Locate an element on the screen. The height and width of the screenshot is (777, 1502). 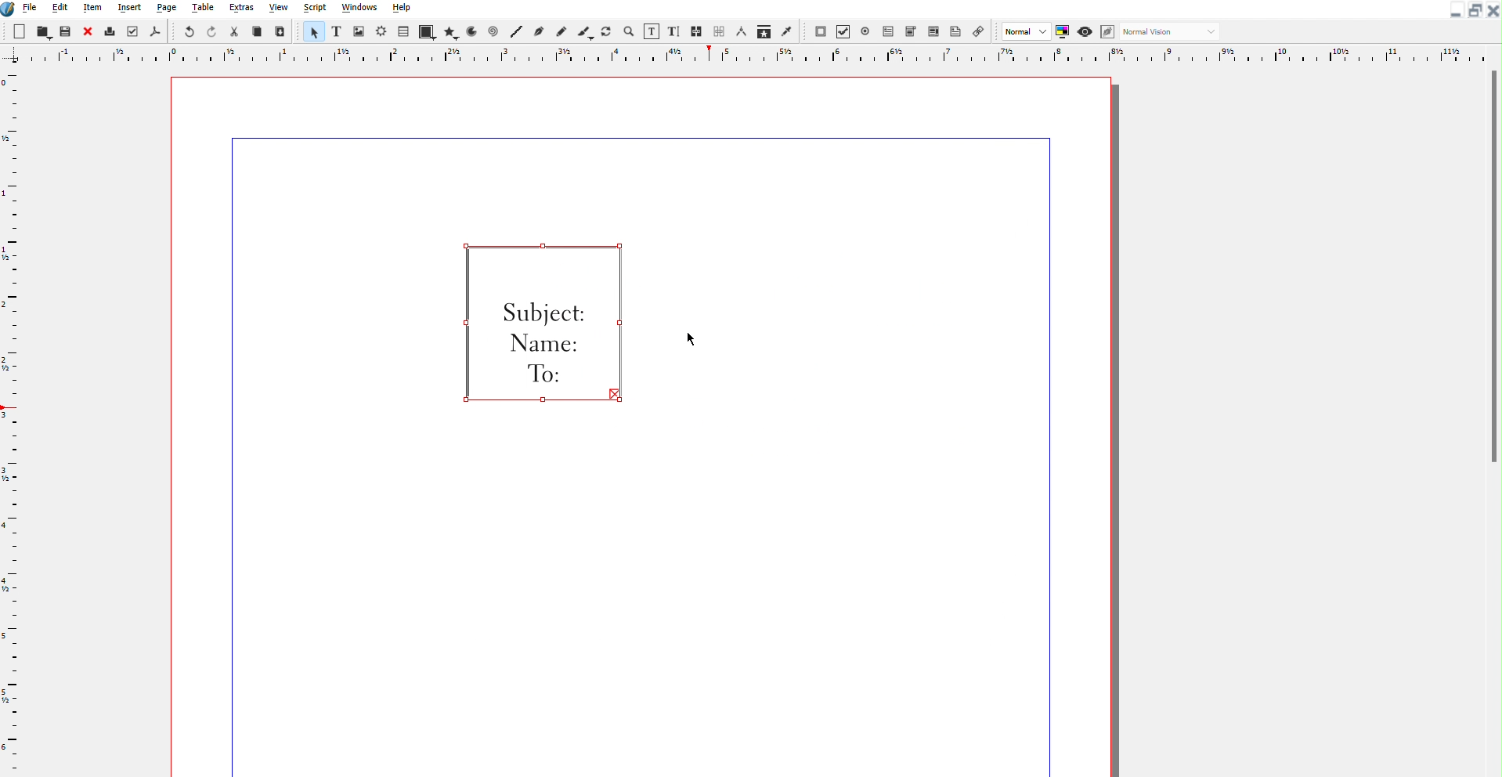
Undo is located at coordinates (189, 32).